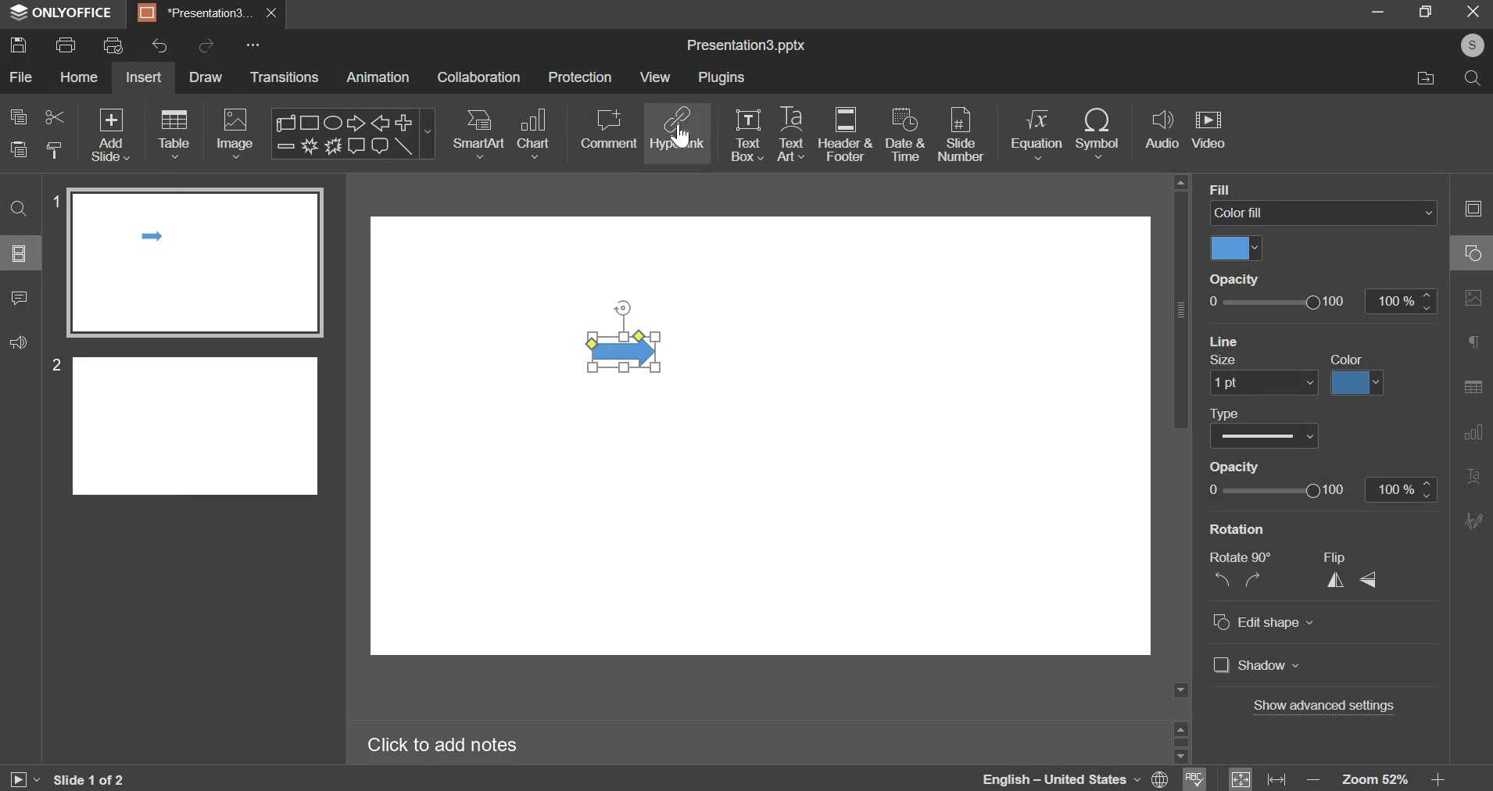 The width and height of the screenshot is (1493, 791). Describe the element at coordinates (176, 134) in the screenshot. I see `table` at that location.